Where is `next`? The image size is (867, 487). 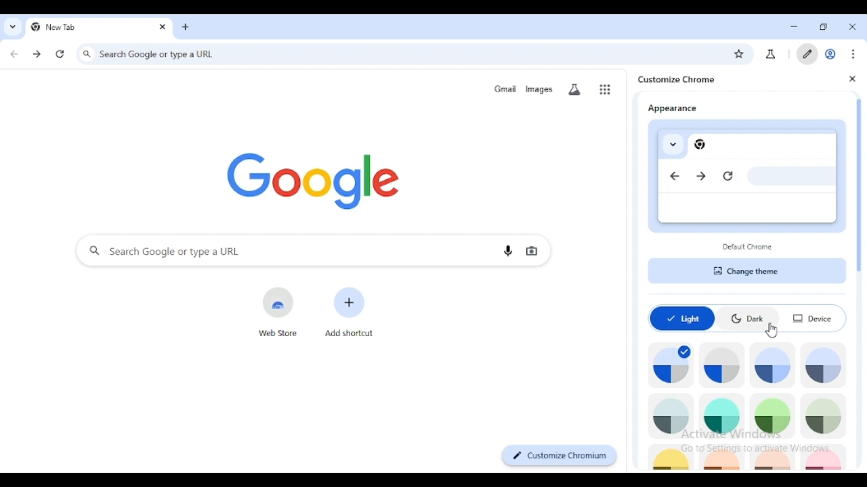 next is located at coordinates (702, 178).